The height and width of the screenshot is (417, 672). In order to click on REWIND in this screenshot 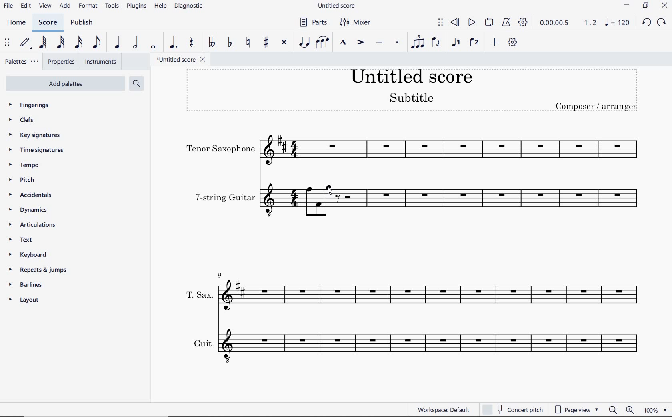, I will do `click(455, 23)`.